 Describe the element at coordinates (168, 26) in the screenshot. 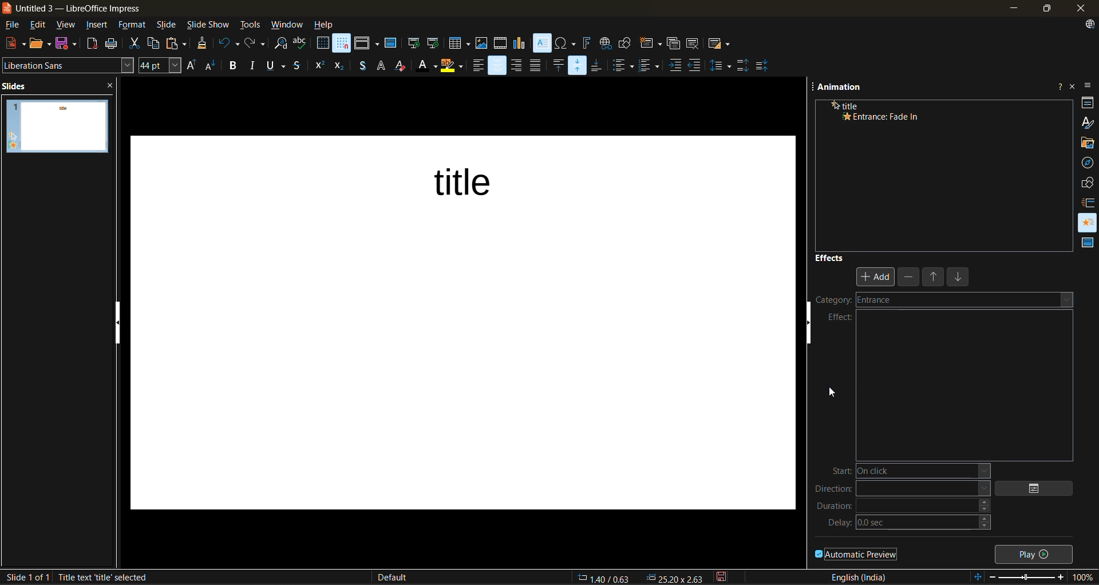

I see `slide` at that location.